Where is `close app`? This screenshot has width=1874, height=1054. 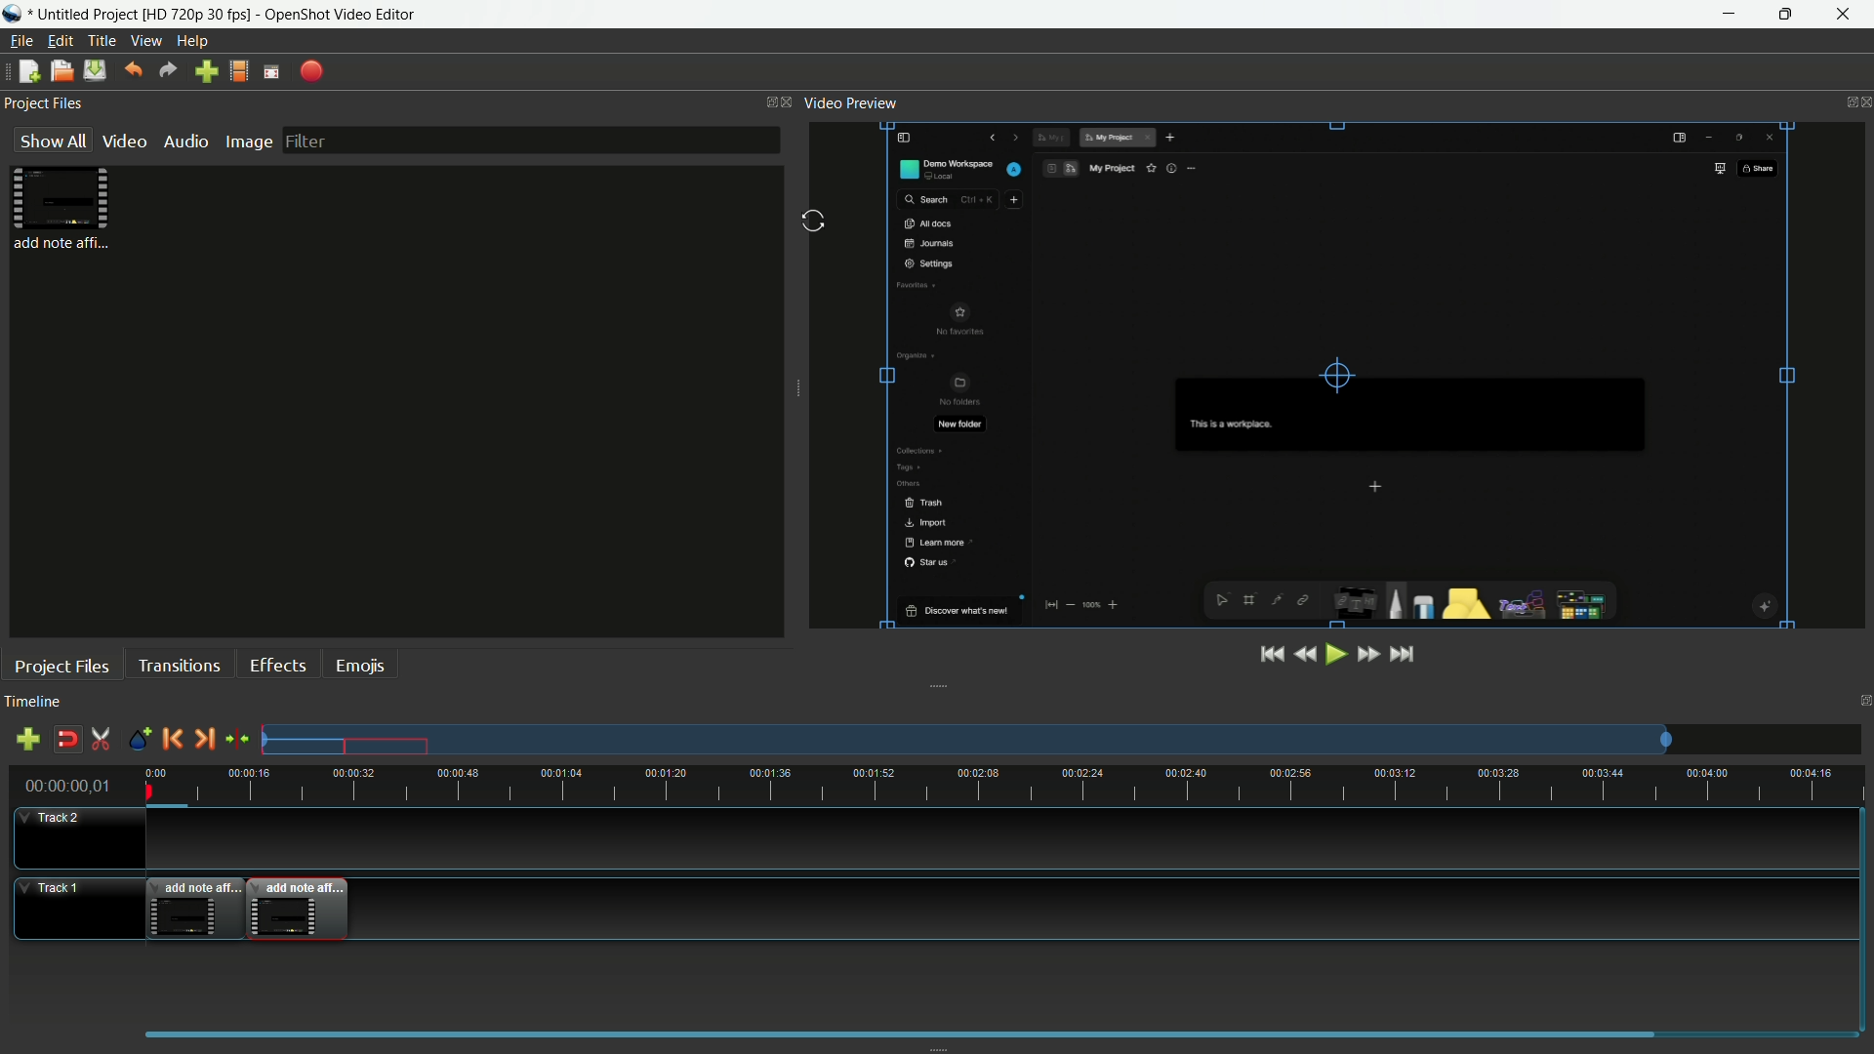
close app is located at coordinates (1846, 15).